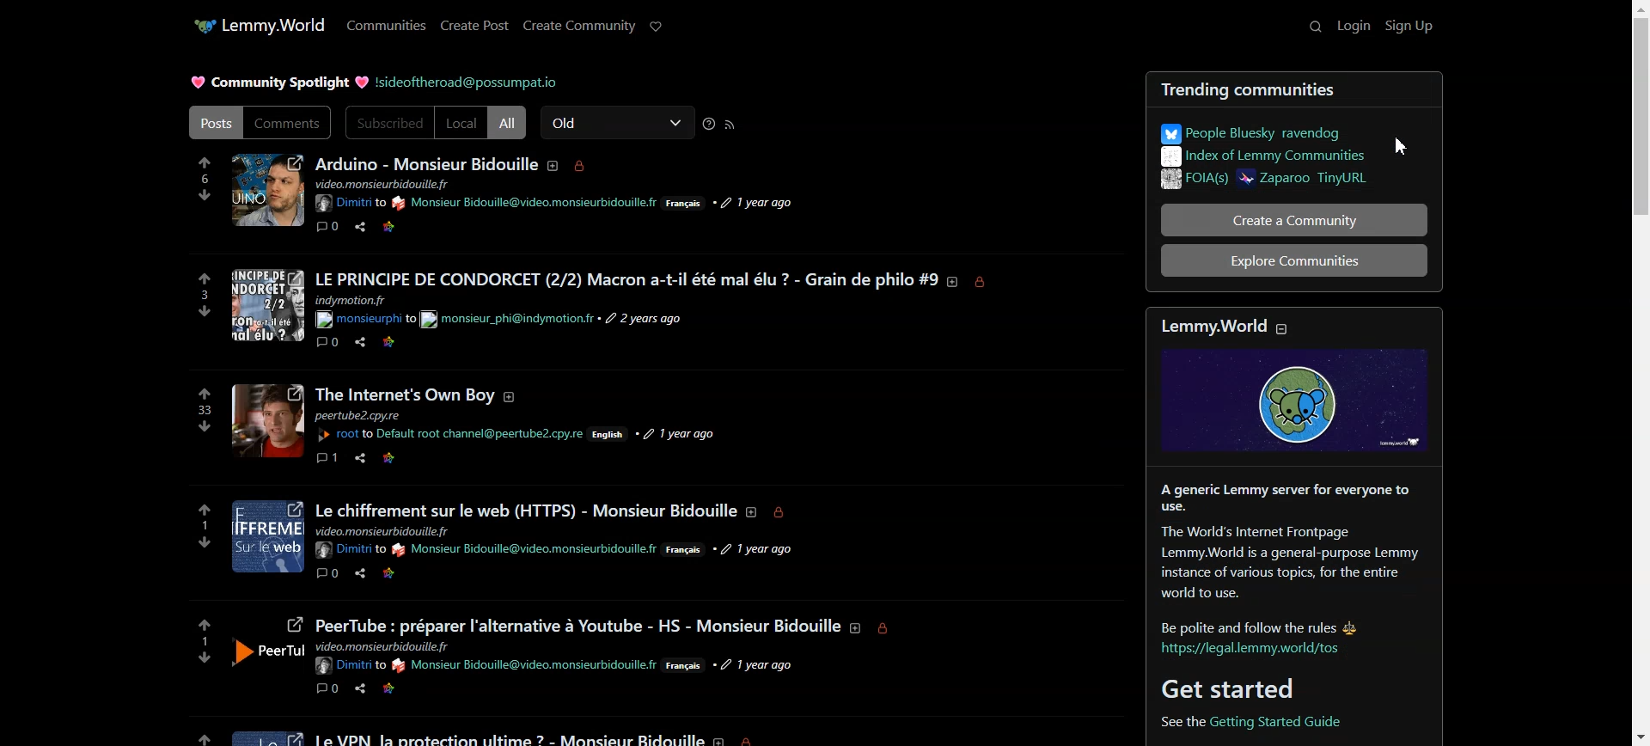  I want to click on save, so click(417, 344).